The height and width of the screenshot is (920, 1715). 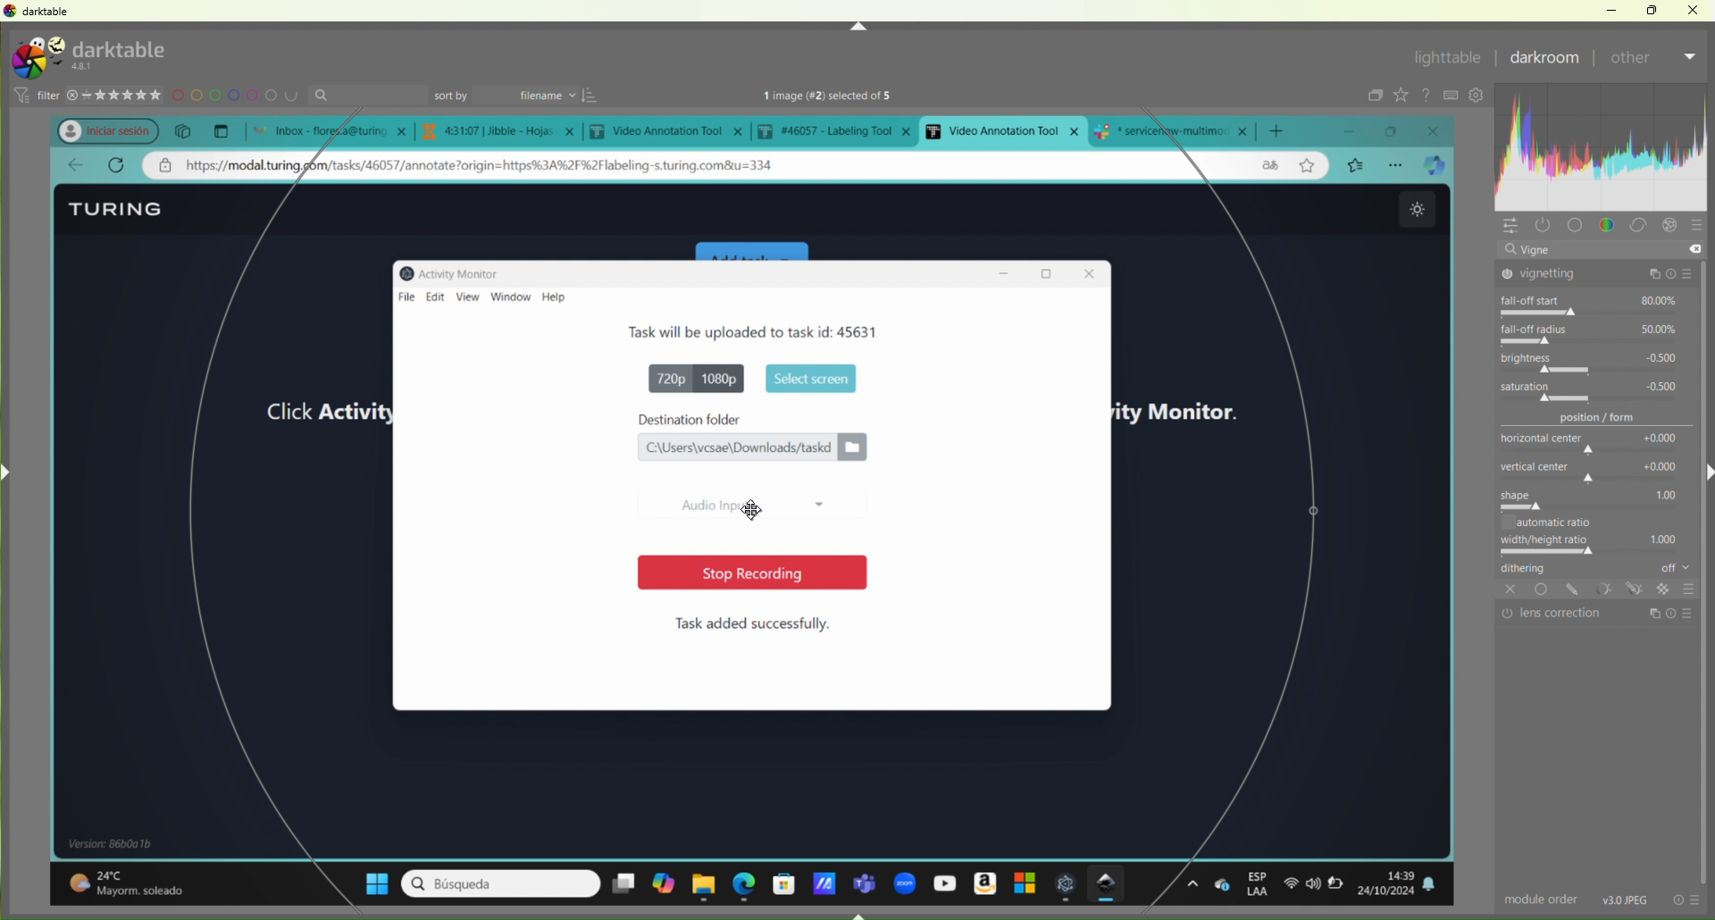 I want to click on file, so click(x=408, y=296).